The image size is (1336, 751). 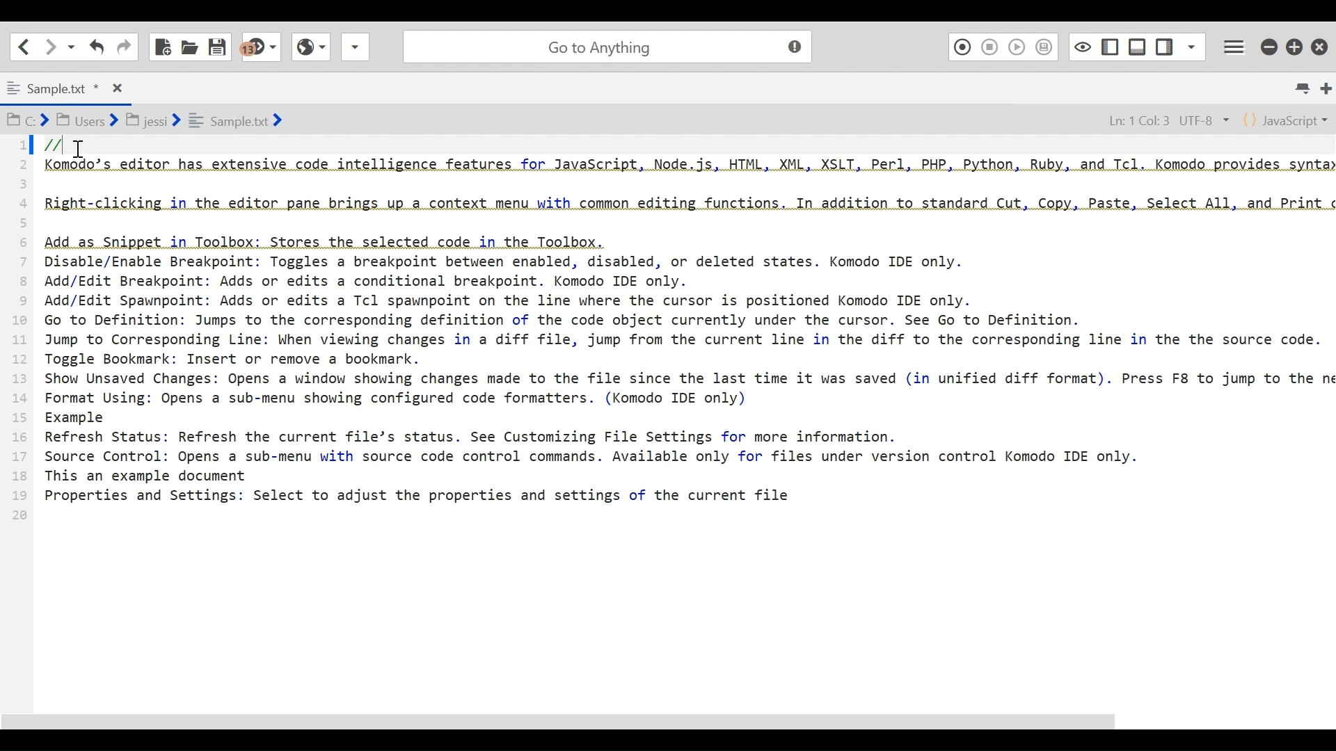 What do you see at coordinates (219, 45) in the screenshot?
I see `Save File` at bounding box center [219, 45].